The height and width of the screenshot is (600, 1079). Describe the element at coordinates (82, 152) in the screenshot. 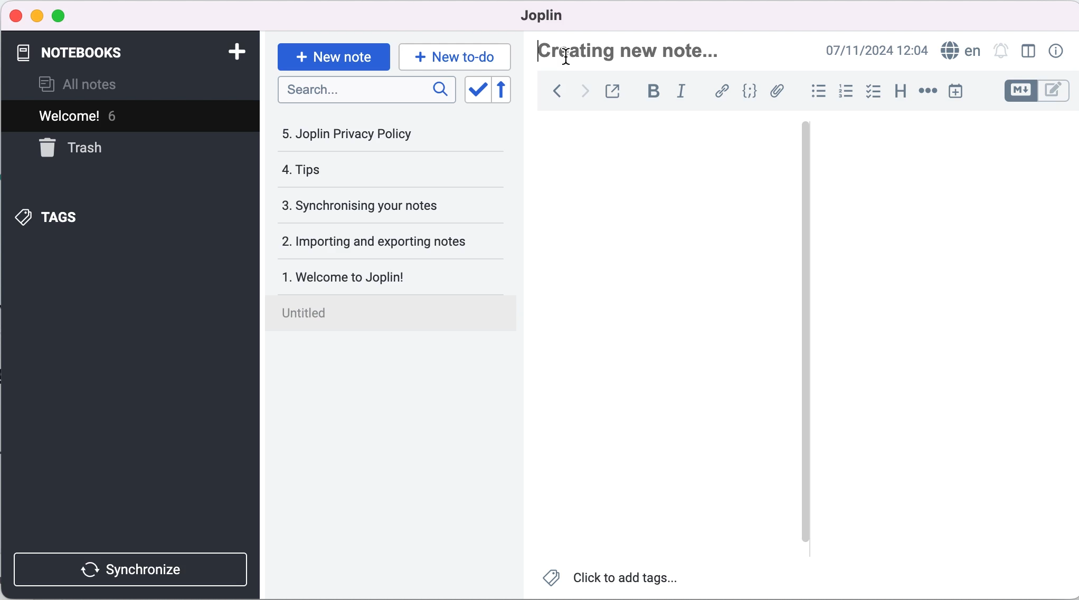

I see `trash` at that location.